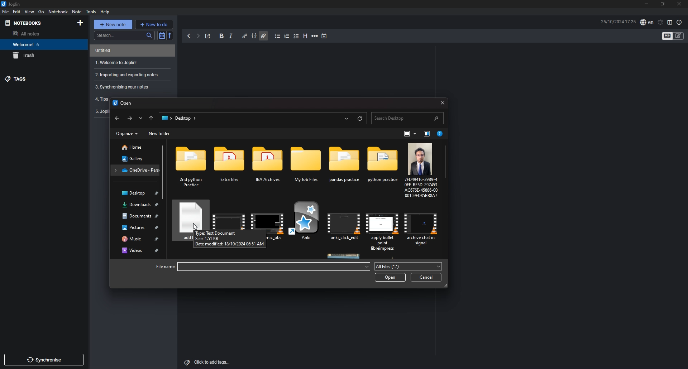 Image resolution: width=688 pixels, height=369 pixels. I want to click on joplin, so click(11, 4).